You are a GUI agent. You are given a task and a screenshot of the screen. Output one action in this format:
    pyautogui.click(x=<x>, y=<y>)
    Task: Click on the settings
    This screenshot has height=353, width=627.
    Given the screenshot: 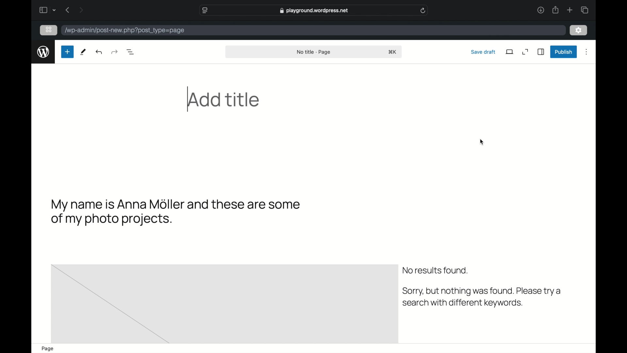 What is the action you would take?
    pyautogui.click(x=579, y=30)
    